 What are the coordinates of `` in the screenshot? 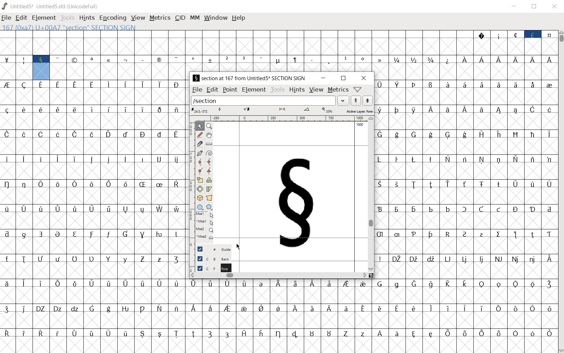 It's located at (465, 184).